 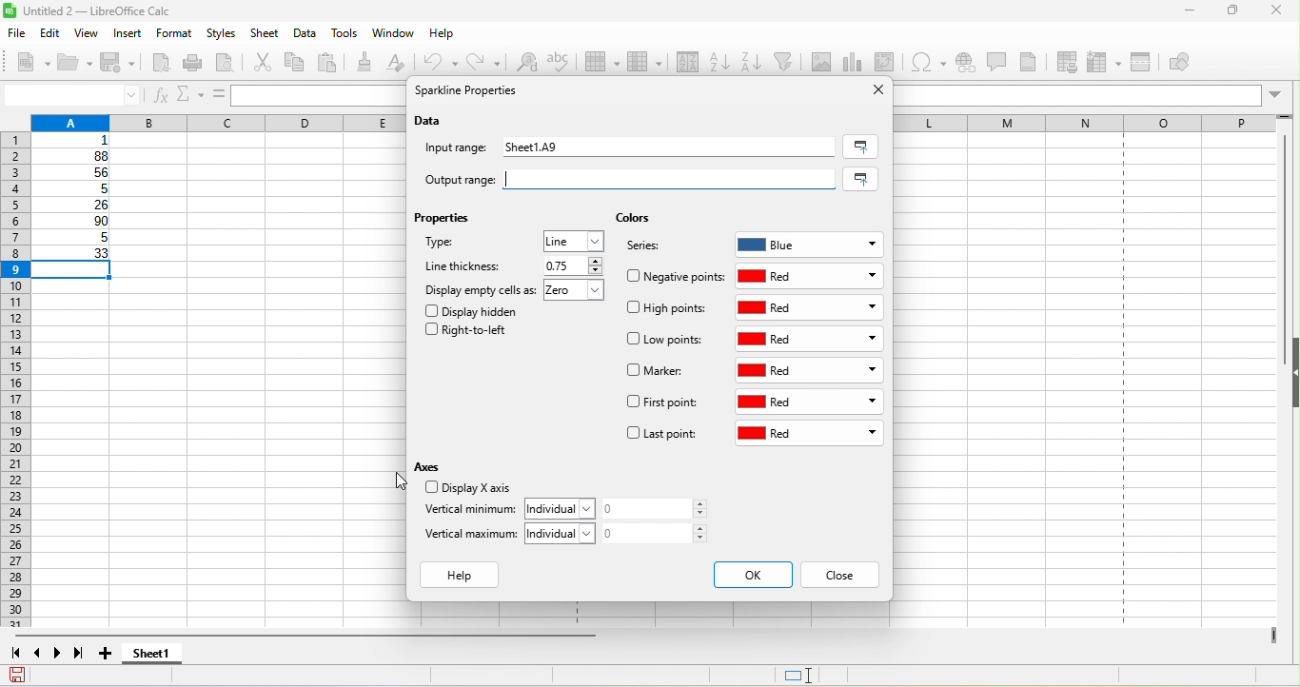 I want to click on red, so click(x=812, y=340).